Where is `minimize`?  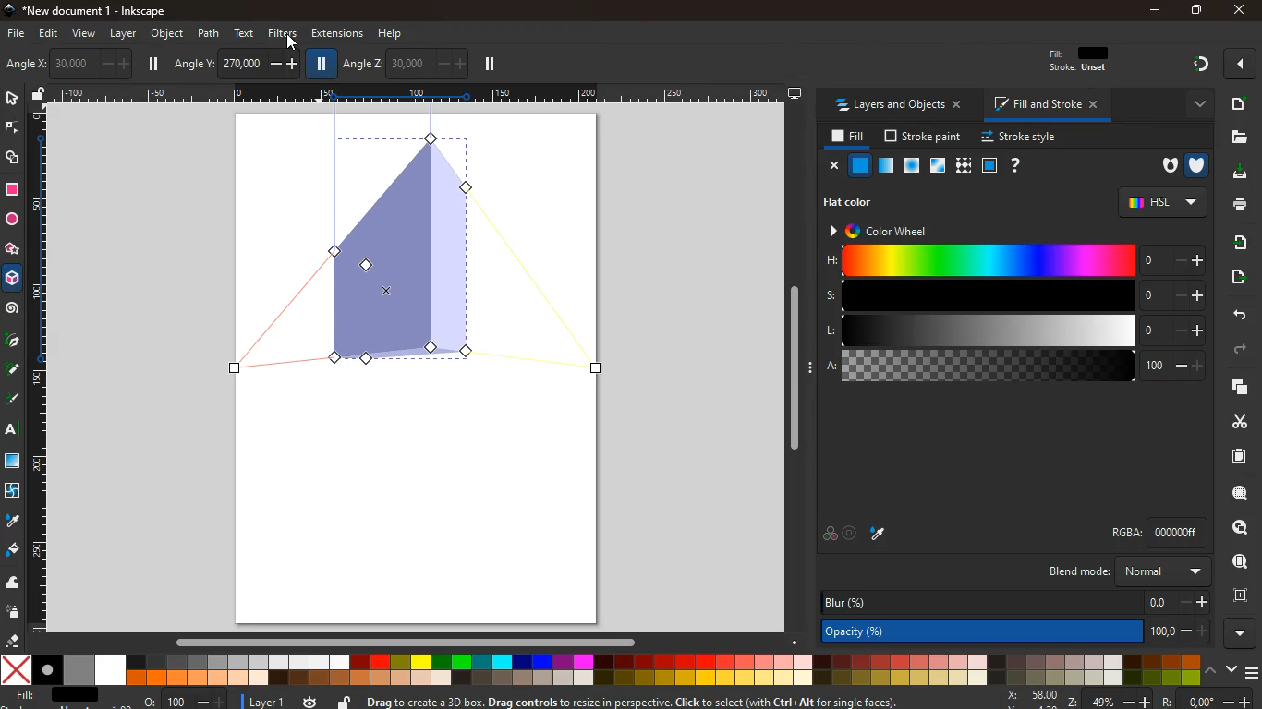 minimize is located at coordinates (1155, 10).